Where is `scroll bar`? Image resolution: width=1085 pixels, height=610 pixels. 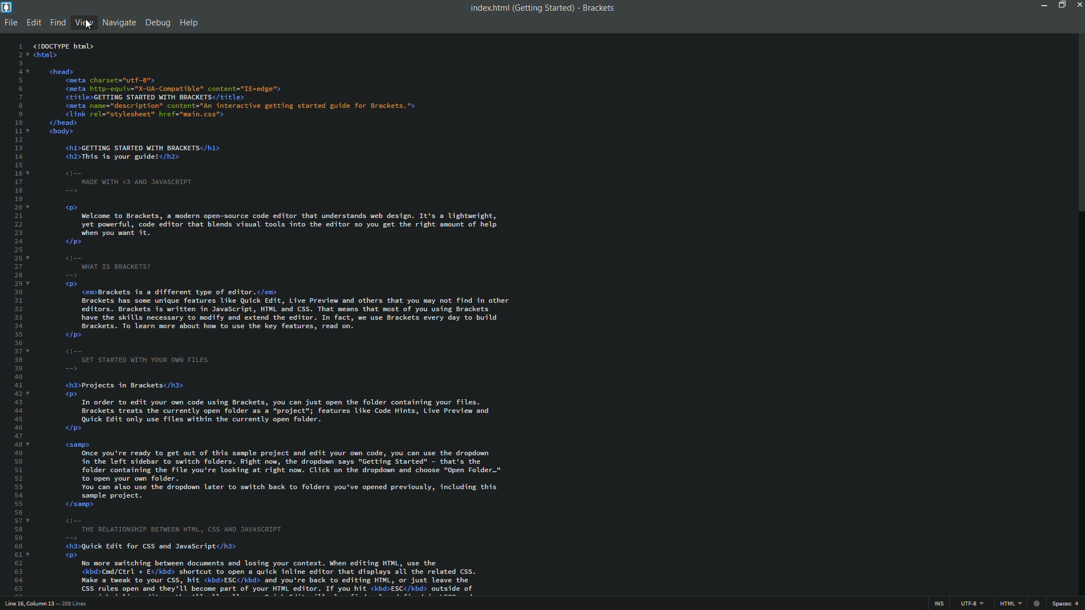
scroll bar is located at coordinates (1078, 125).